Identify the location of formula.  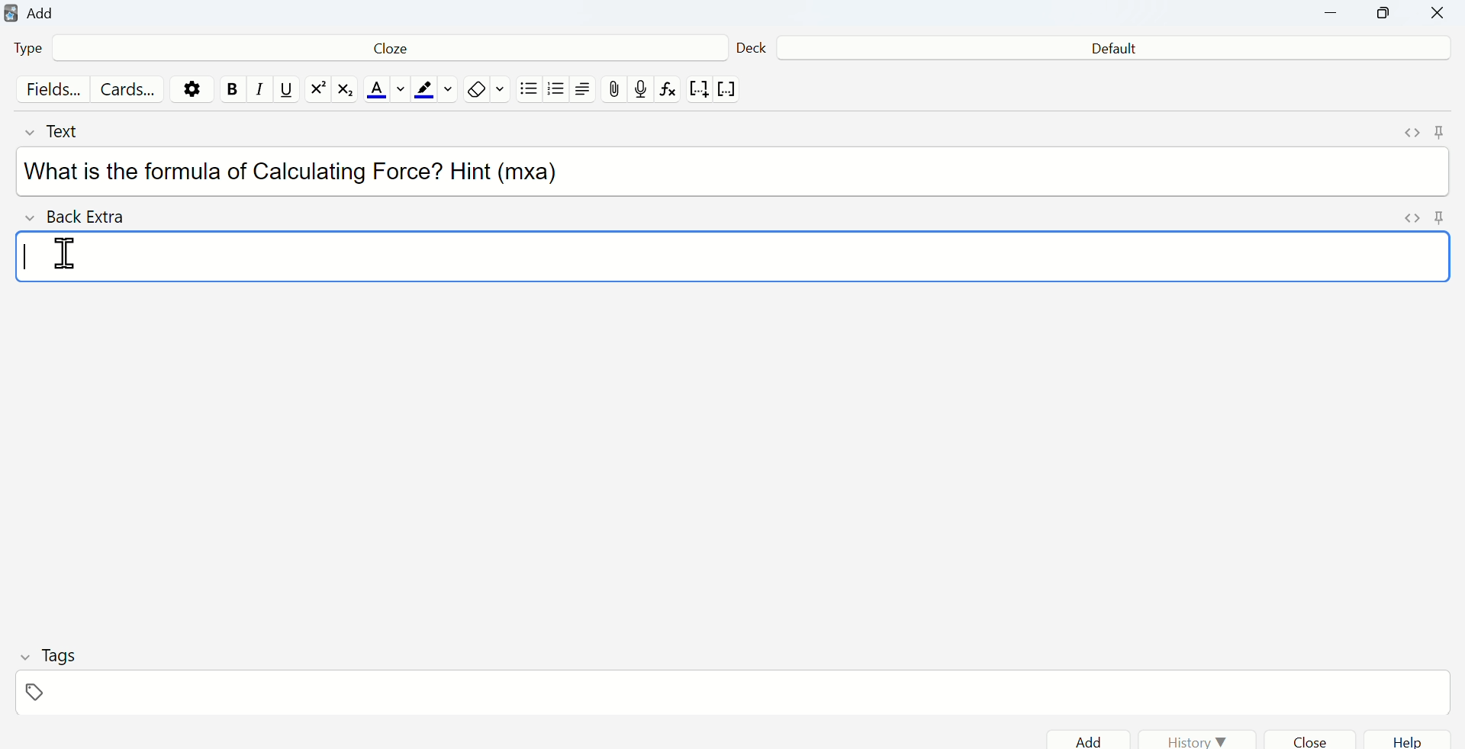
(670, 92).